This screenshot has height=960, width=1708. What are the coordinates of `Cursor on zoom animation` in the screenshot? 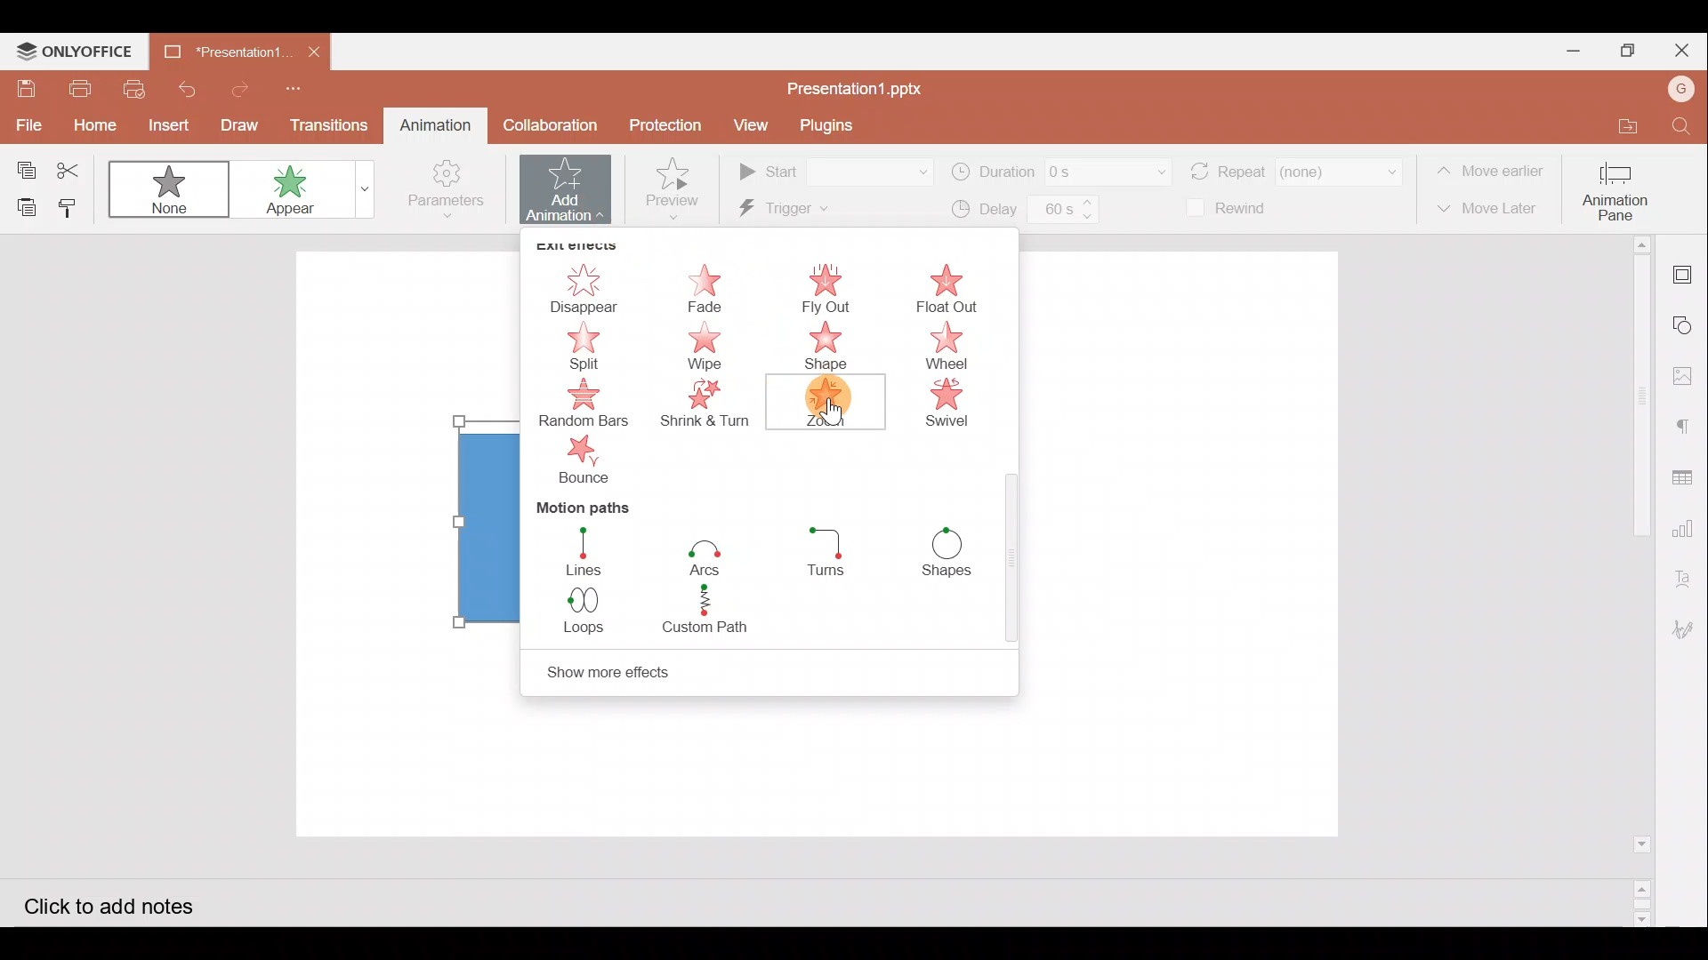 It's located at (829, 423).